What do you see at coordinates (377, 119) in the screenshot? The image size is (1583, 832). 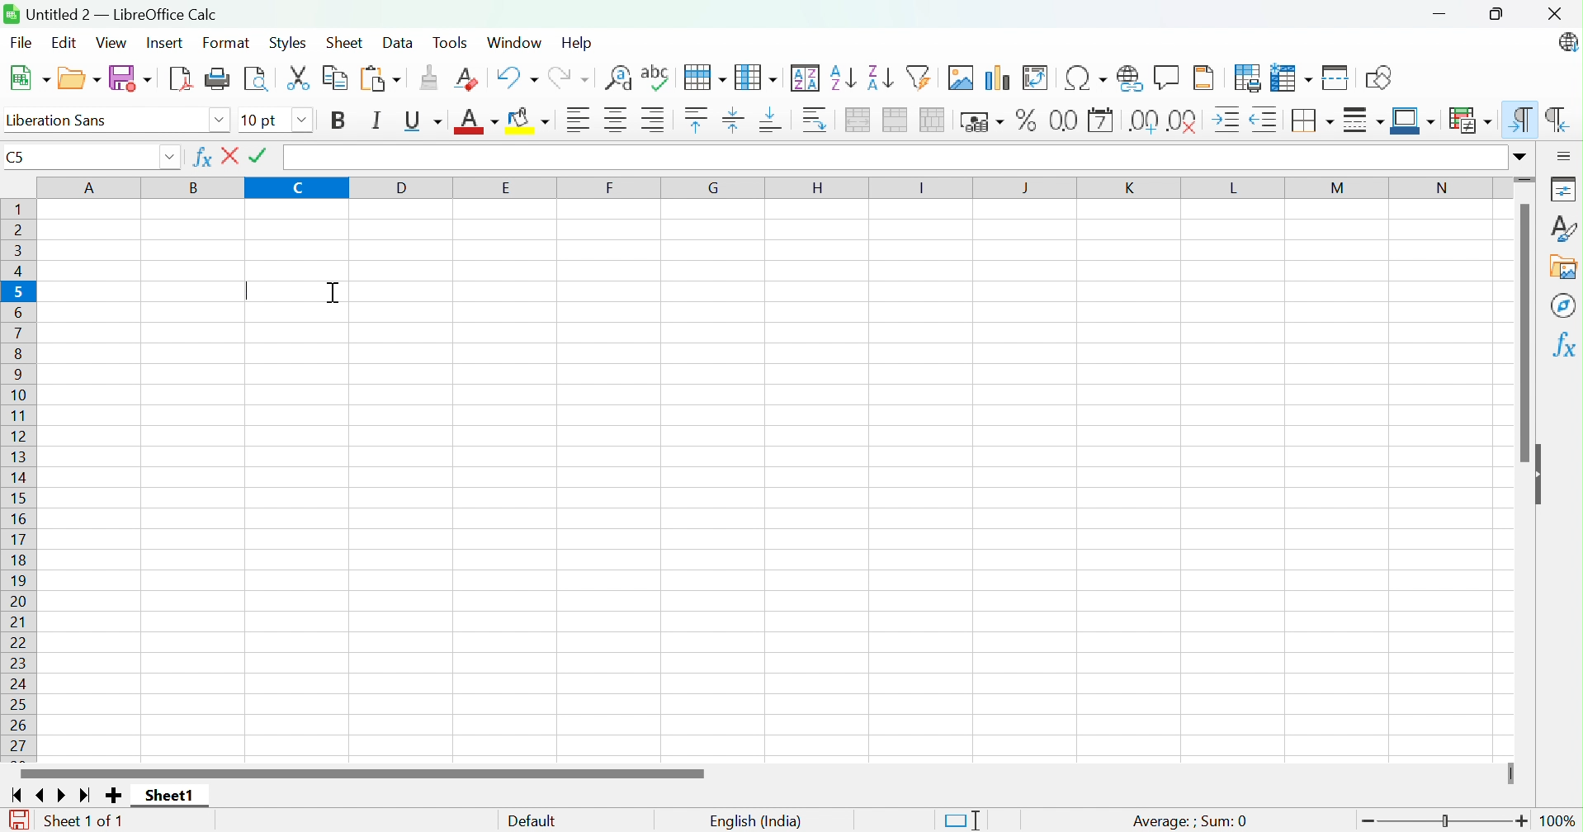 I see `Italic` at bounding box center [377, 119].